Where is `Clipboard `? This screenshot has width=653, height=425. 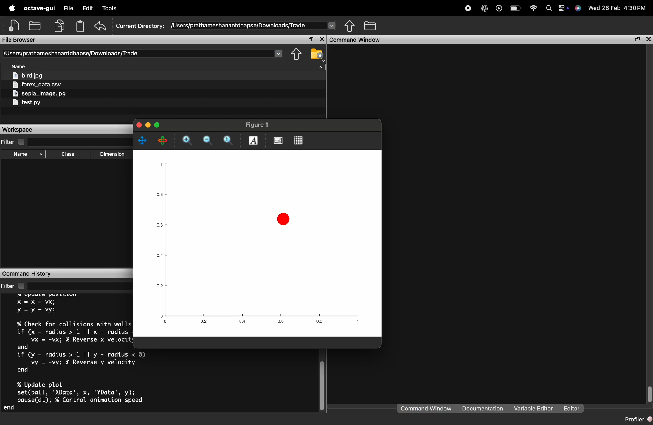 Clipboard  is located at coordinates (80, 26).